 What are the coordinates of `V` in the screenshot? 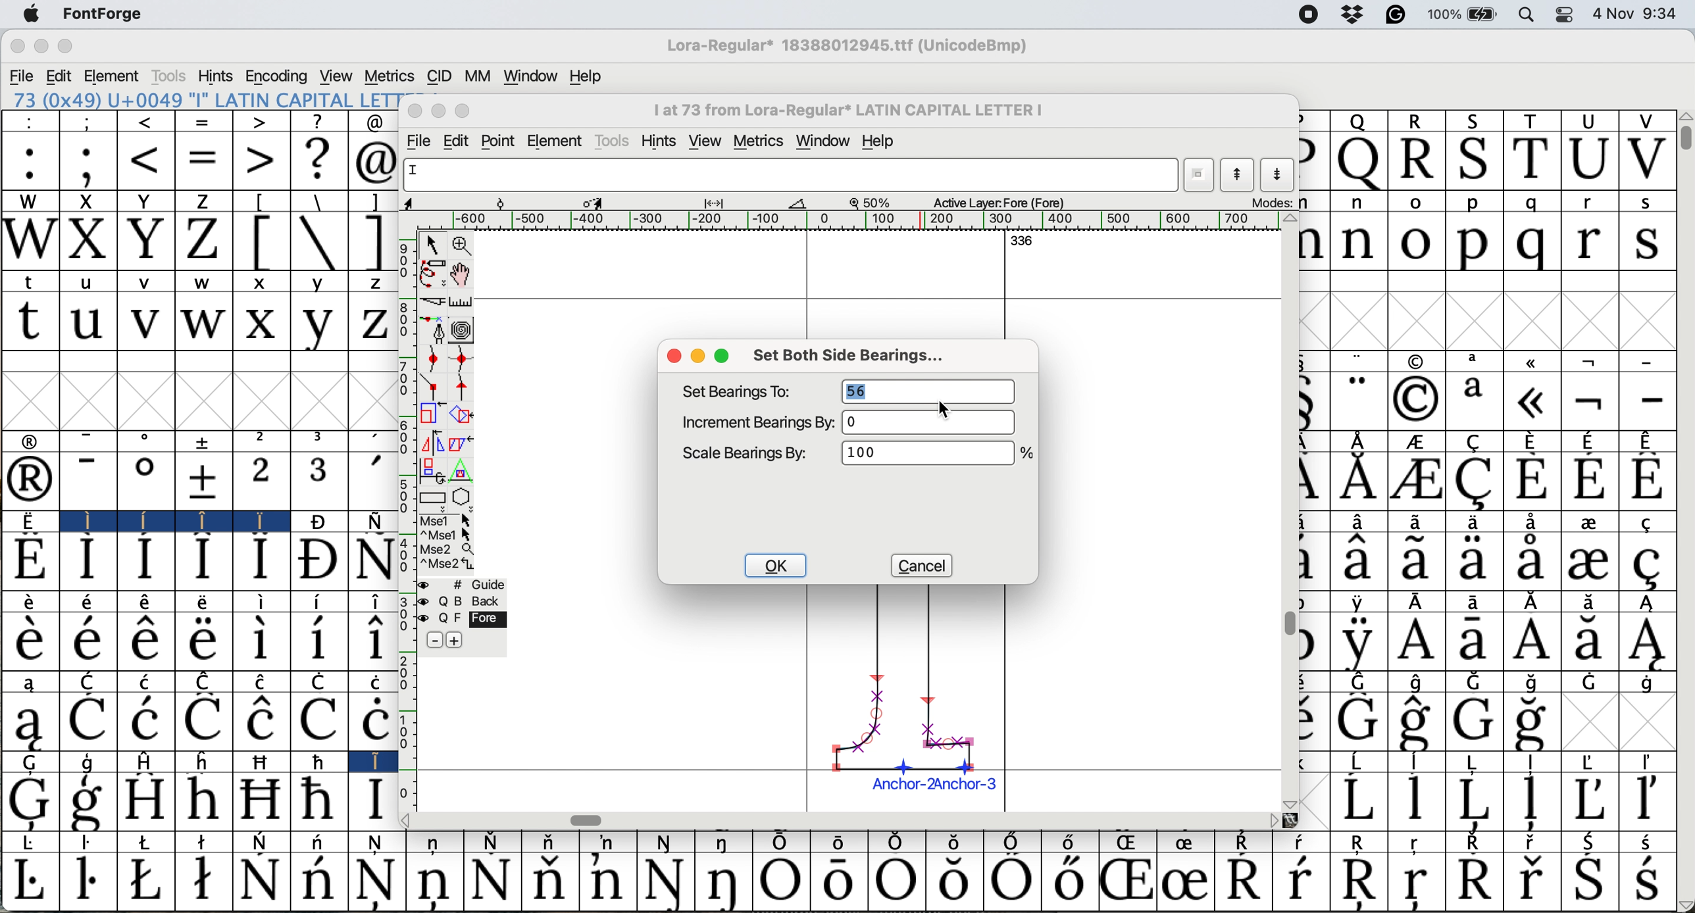 It's located at (1646, 159).